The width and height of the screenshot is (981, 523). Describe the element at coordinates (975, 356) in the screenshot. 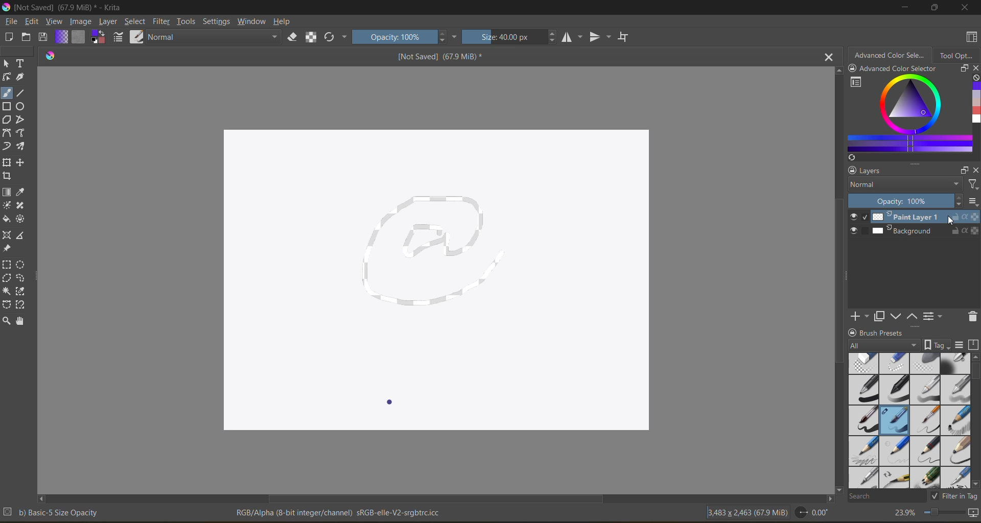

I see `scroll up` at that location.